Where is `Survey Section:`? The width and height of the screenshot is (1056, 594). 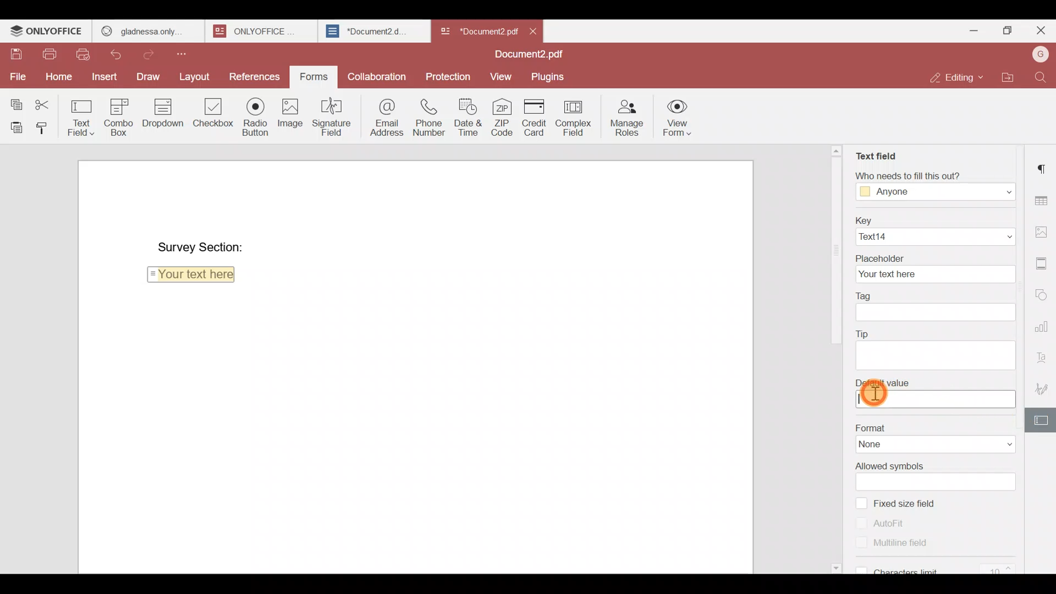 Survey Section: is located at coordinates (201, 243).